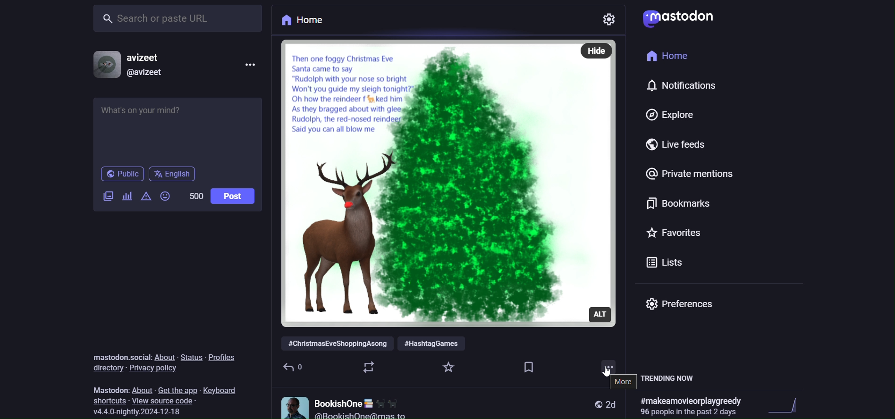 This screenshot has height=419, width=895. I want to click on mastodon, so click(108, 388).